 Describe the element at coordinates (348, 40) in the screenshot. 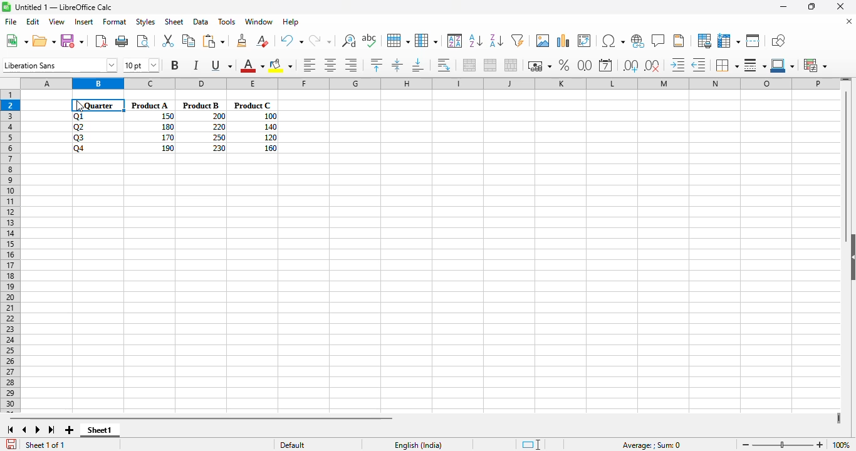

I see `find and replace` at that location.